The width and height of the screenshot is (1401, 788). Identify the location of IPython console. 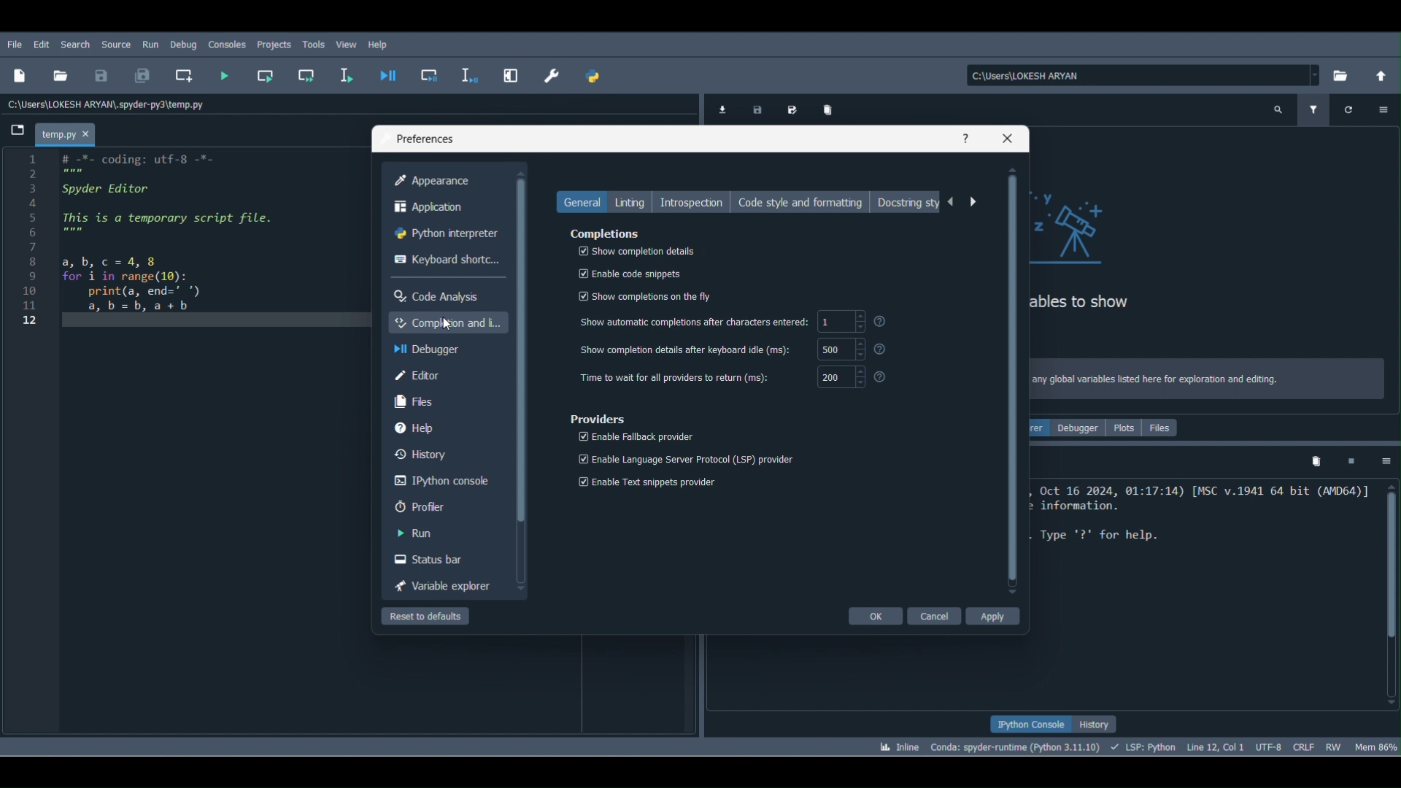
(1023, 723).